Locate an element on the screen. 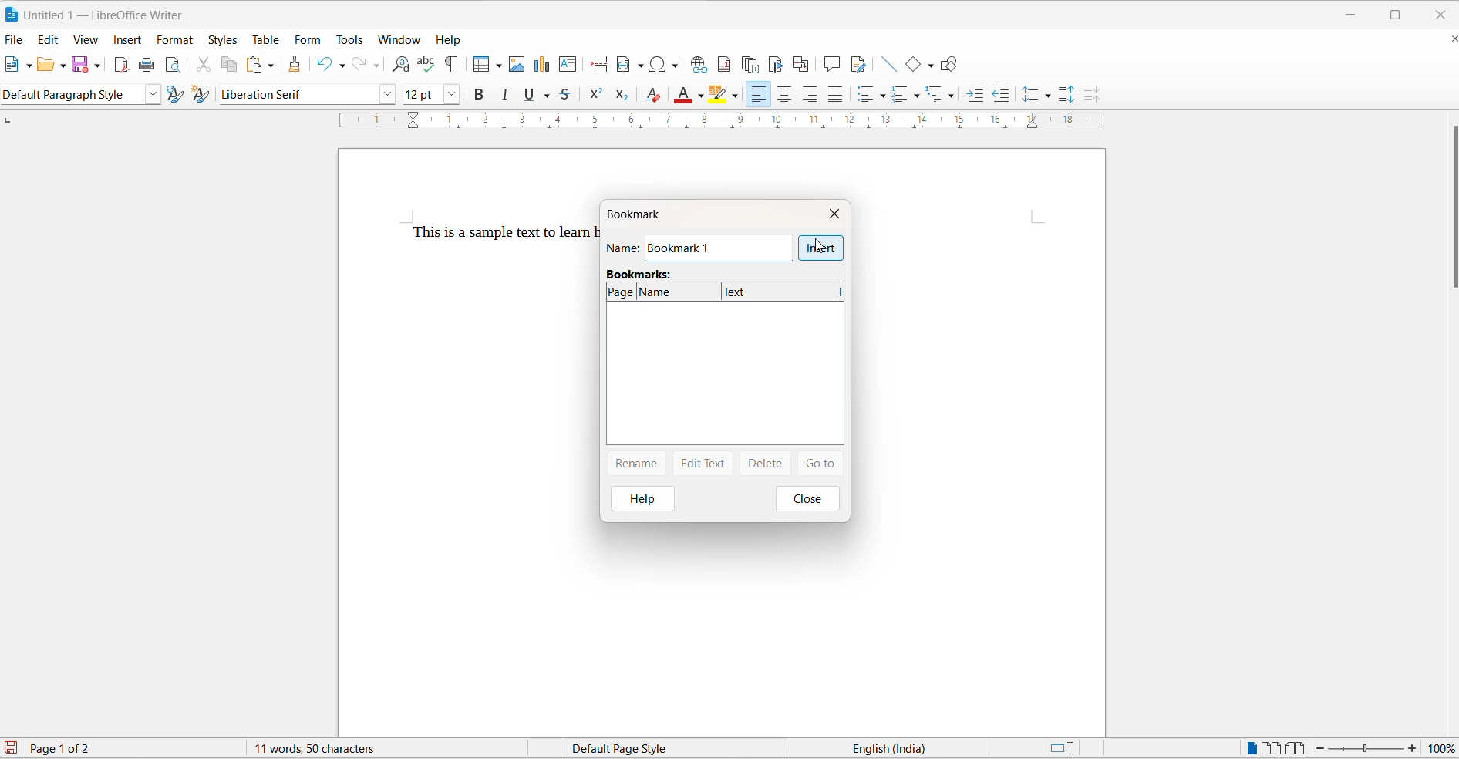 The image size is (1459, 759). zoom percentage is located at coordinates (1444, 747).